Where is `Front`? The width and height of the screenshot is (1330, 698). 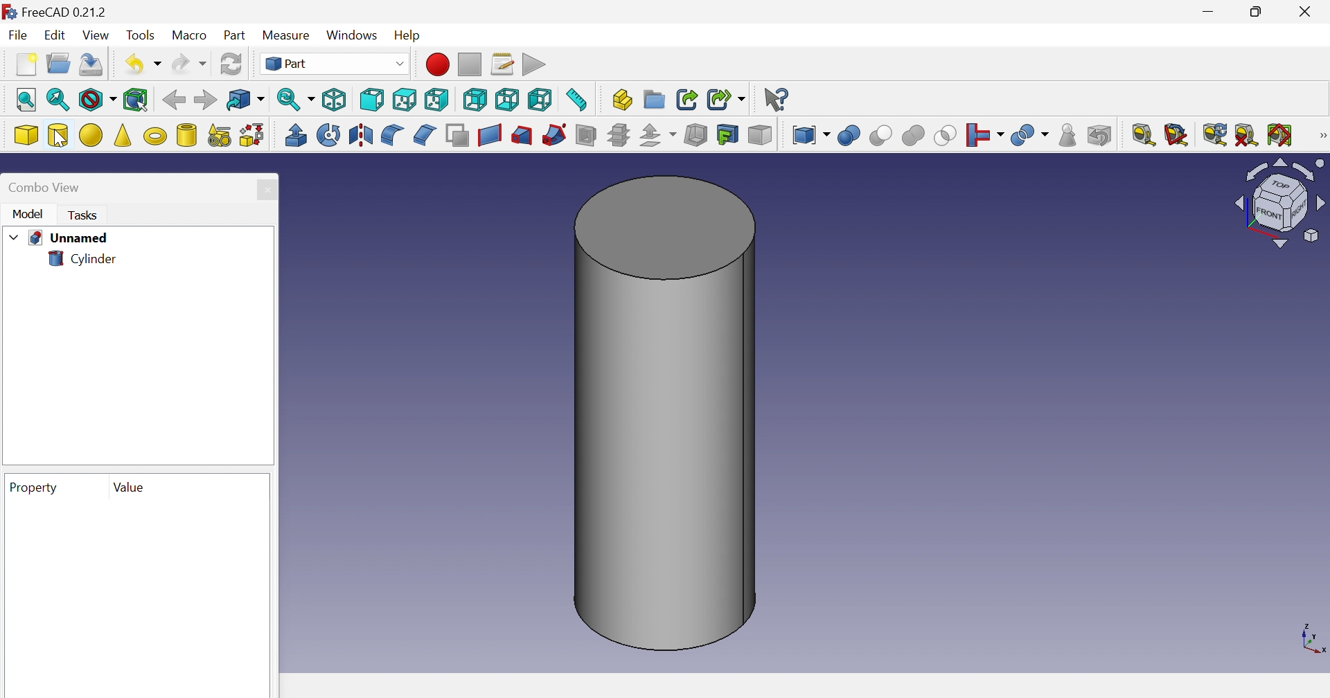 Front is located at coordinates (371, 100).